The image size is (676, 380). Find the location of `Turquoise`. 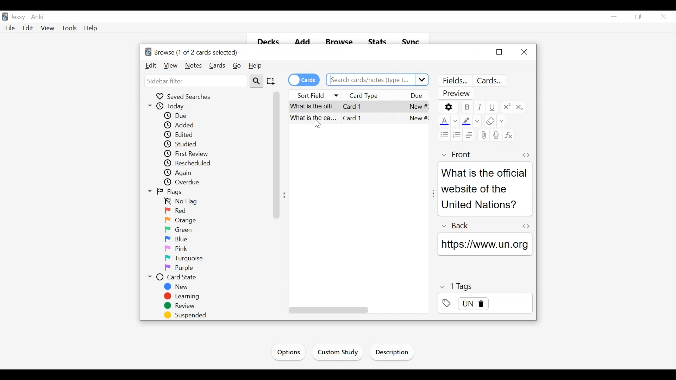

Turquoise is located at coordinates (187, 258).